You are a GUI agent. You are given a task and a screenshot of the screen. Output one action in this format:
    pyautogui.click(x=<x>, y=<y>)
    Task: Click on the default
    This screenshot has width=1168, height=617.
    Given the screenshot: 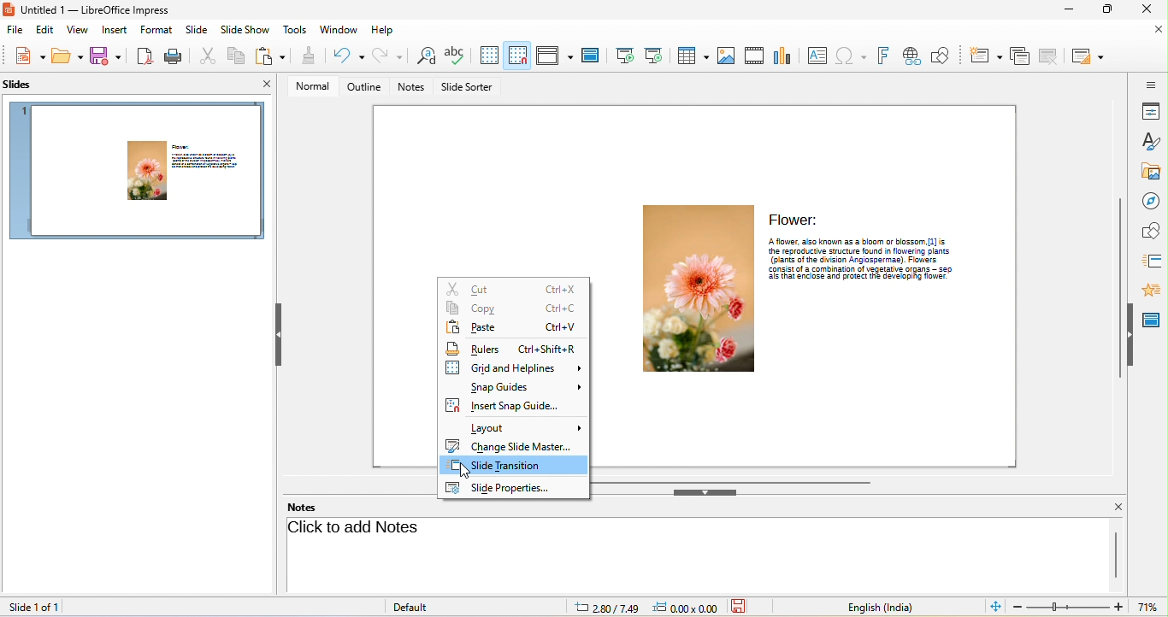 What is the action you would take?
    pyautogui.click(x=435, y=608)
    